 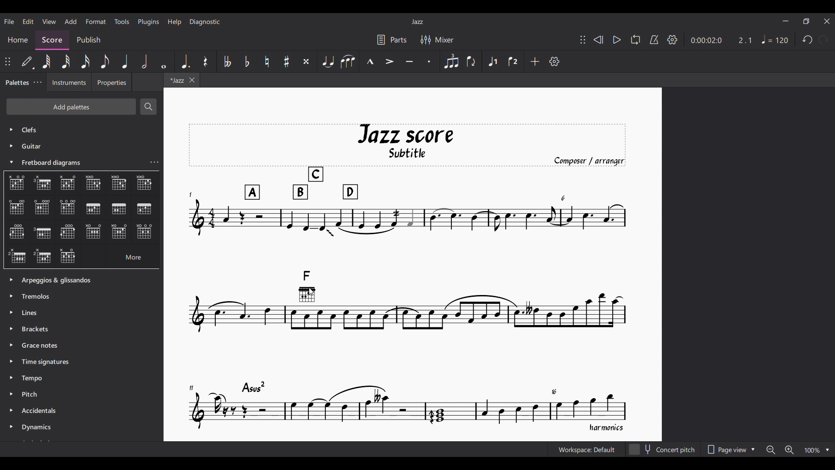 I want to click on Chart3, so click(x=69, y=184).